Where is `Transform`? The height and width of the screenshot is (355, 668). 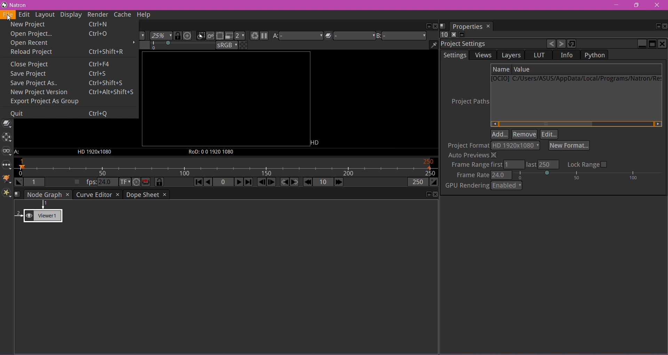 Transform is located at coordinates (7, 138).